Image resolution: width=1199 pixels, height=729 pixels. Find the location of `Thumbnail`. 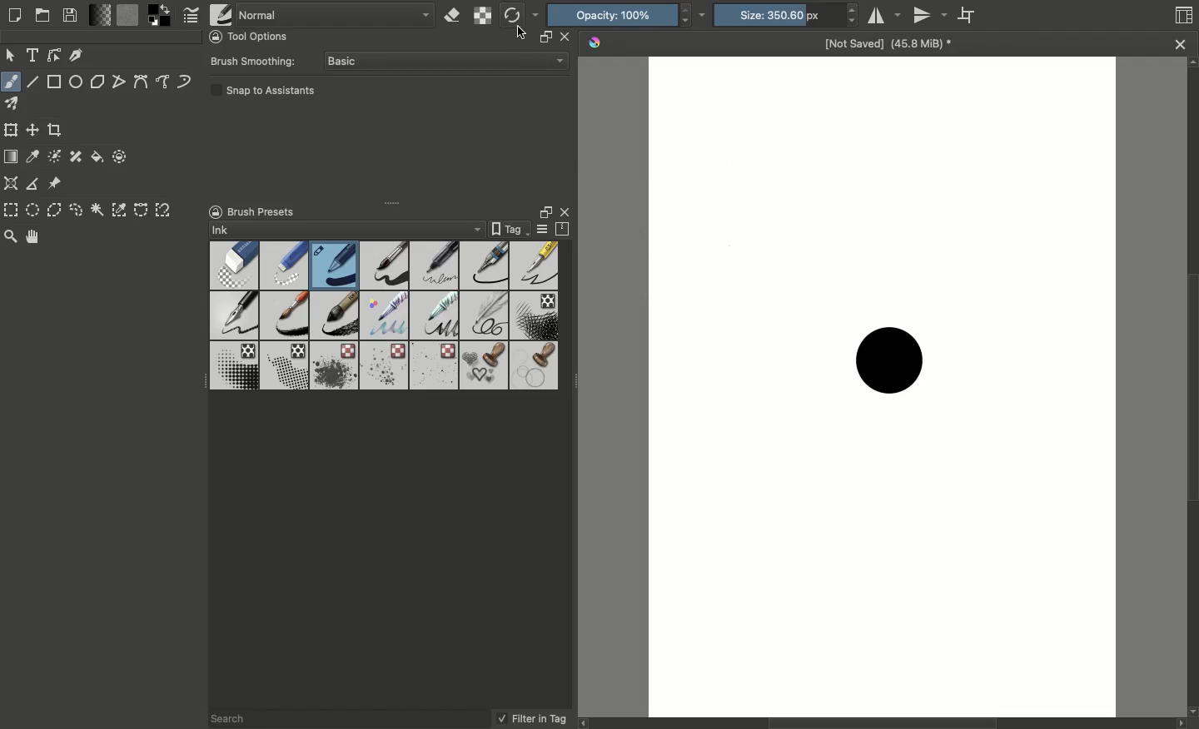

Thumbnail is located at coordinates (1185, 17).